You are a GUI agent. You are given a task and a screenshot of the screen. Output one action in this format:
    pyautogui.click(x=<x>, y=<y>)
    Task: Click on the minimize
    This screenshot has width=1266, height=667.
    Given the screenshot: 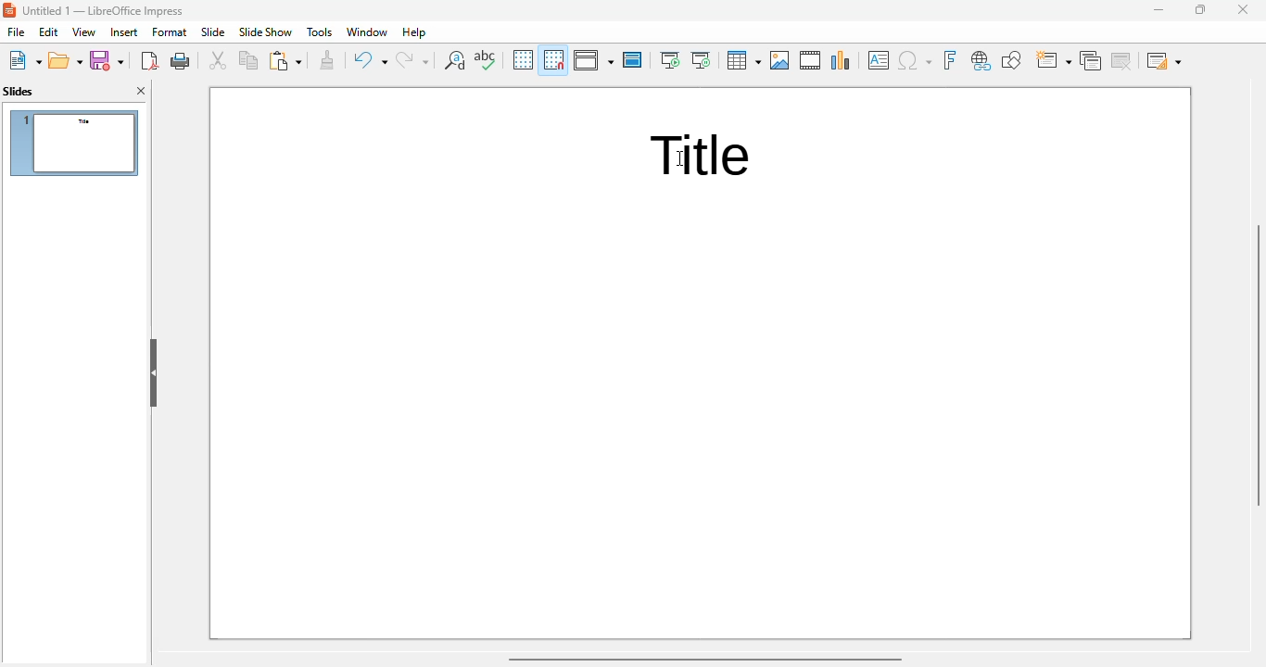 What is the action you would take?
    pyautogui.click(x=1158, y=10)
    